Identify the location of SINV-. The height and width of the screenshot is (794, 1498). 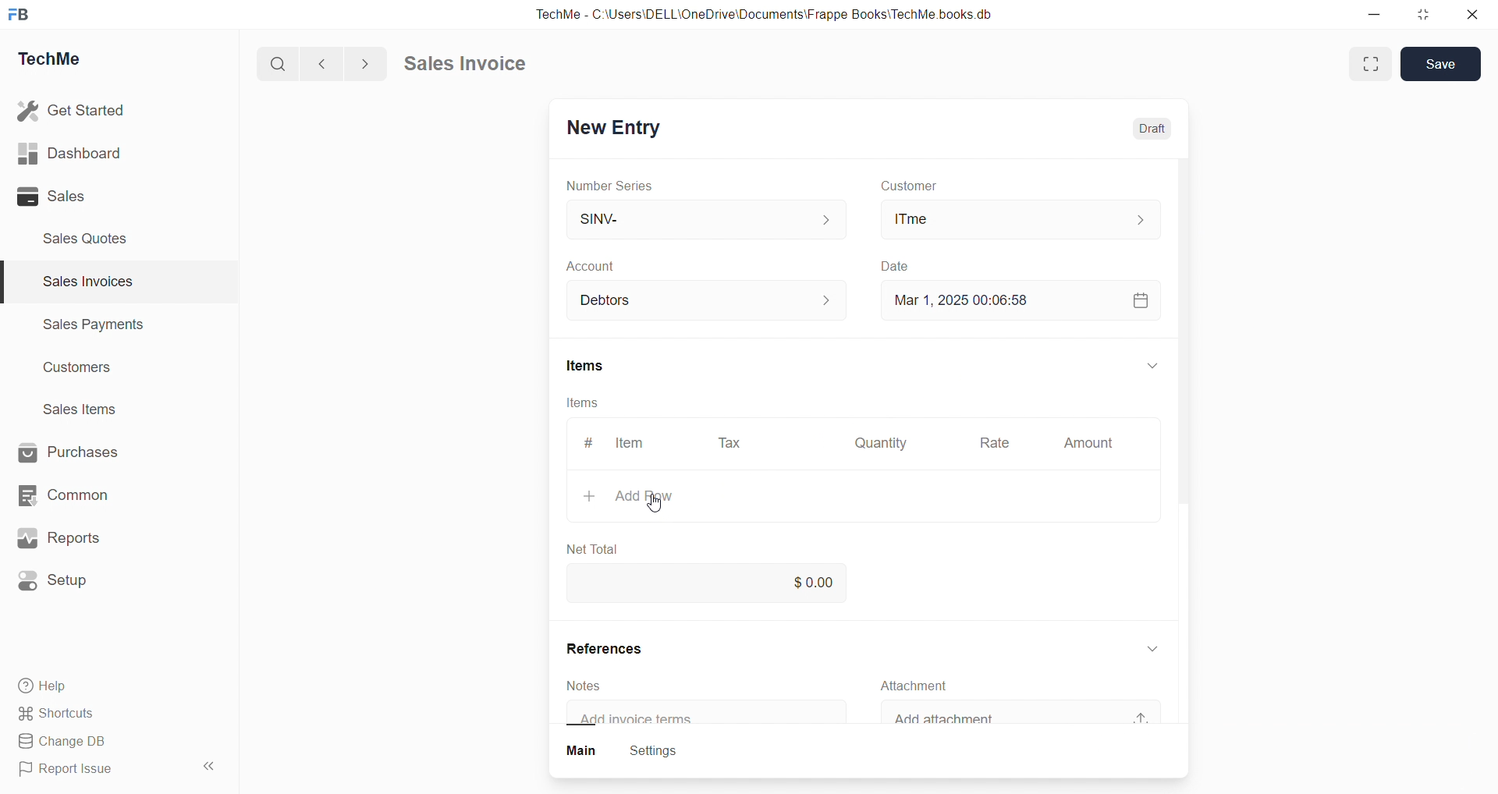
(687, 218).